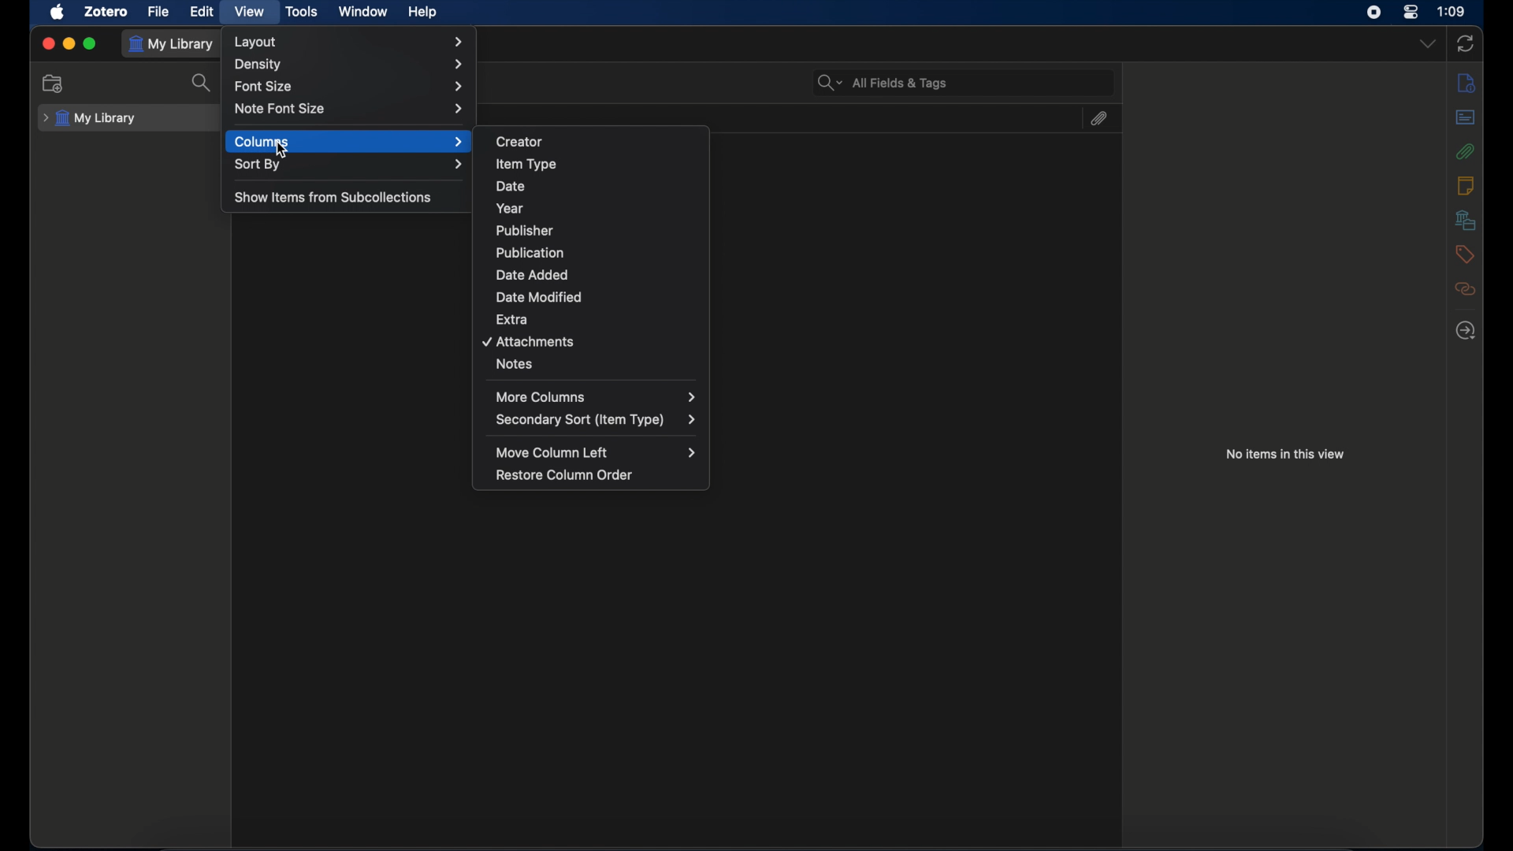 This screenshot has width=1513, height=851. Describe the element at coordinates (348, 165) in the screenshot. I see `sort by` at that location.